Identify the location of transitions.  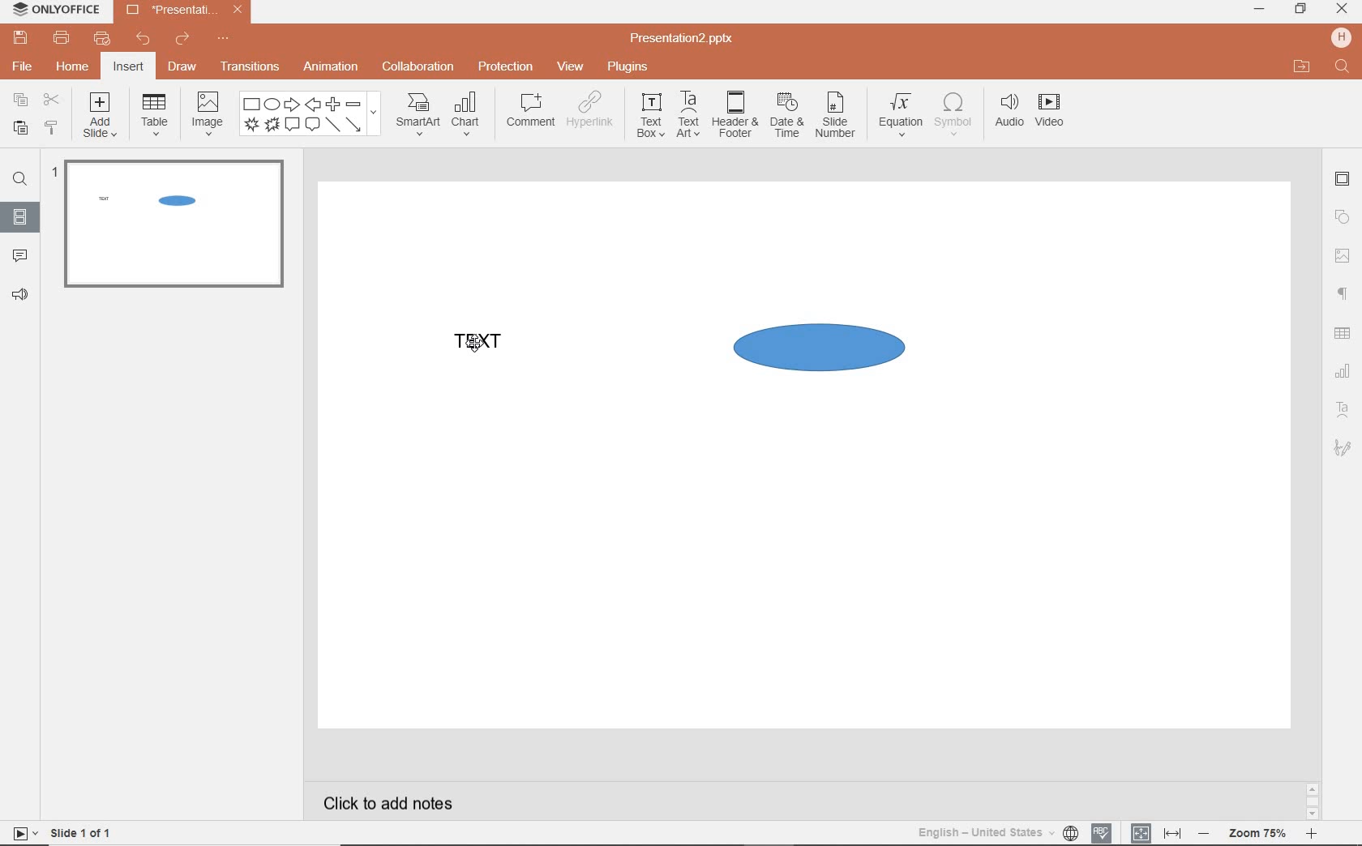
(251, 66).